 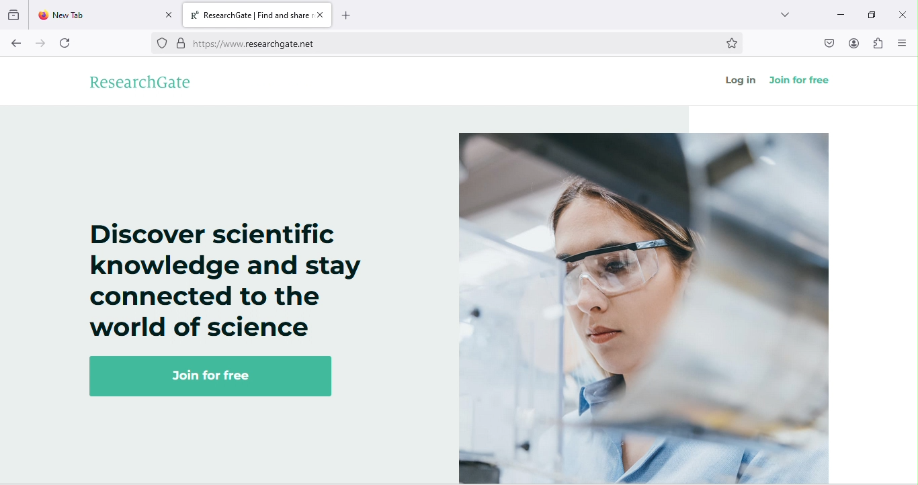 What do you see at coordinates (807, 76) in the screenshot?
I see `join for free` at bounding box center [807, 76].